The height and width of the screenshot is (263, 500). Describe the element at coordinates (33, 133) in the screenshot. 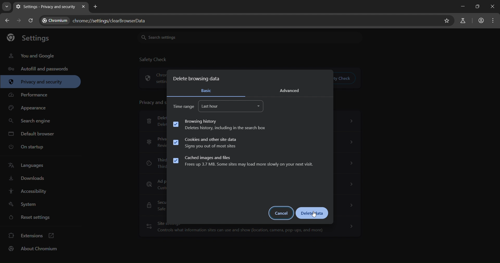

I see `default browser` at that location.